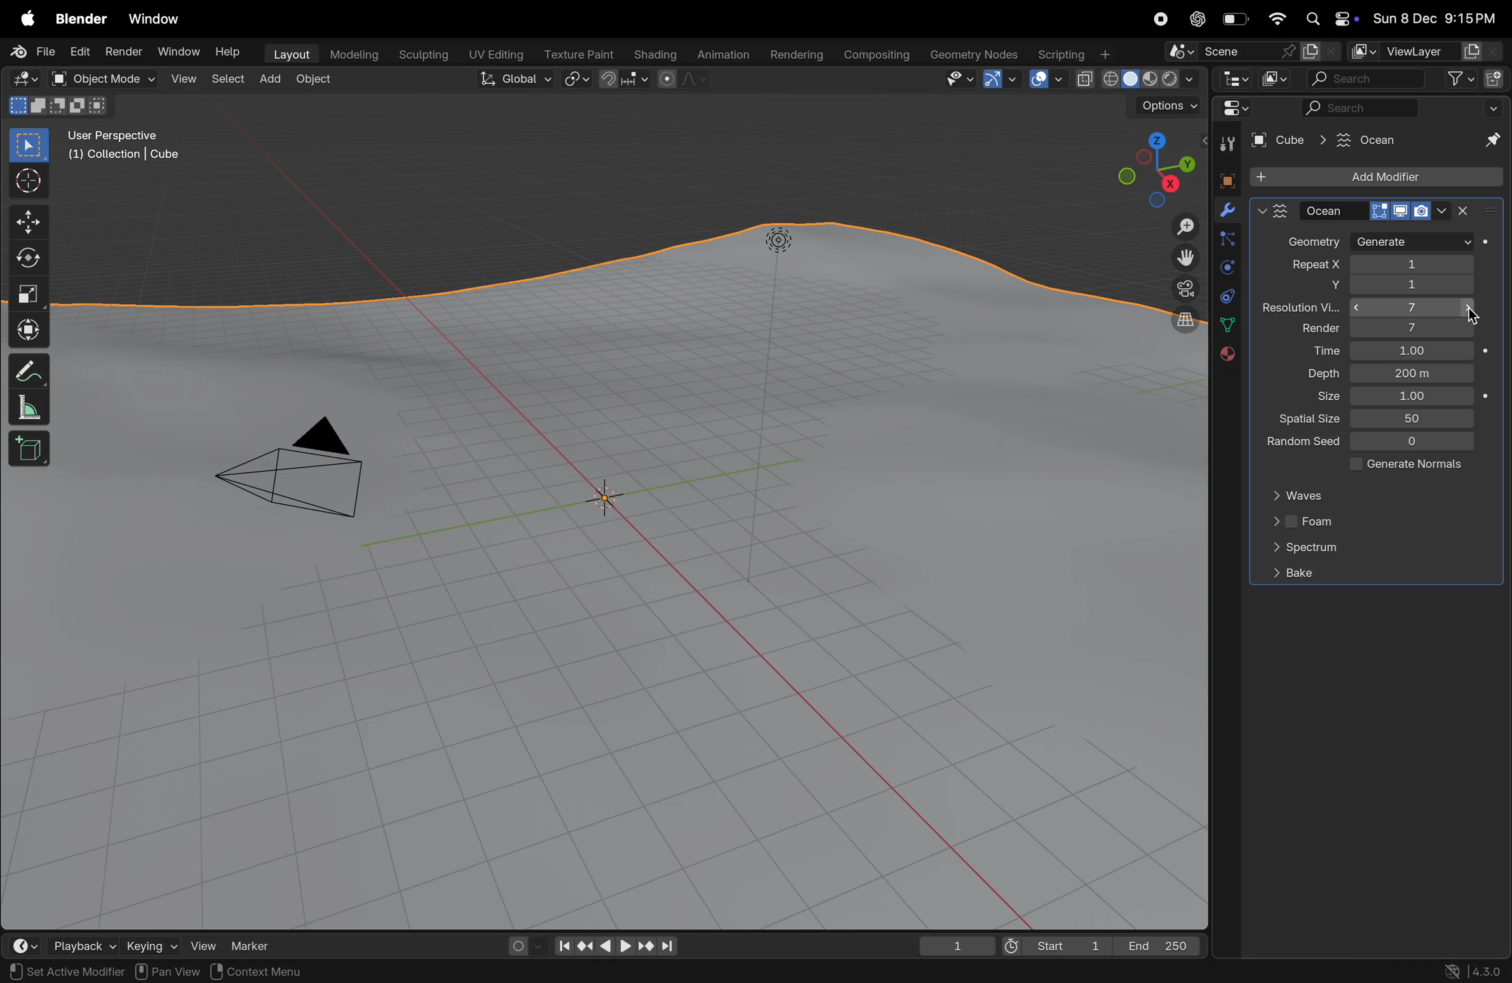  Describe the element at coordinates (795, 55) in the screenshot. I see `rendering` at that location.